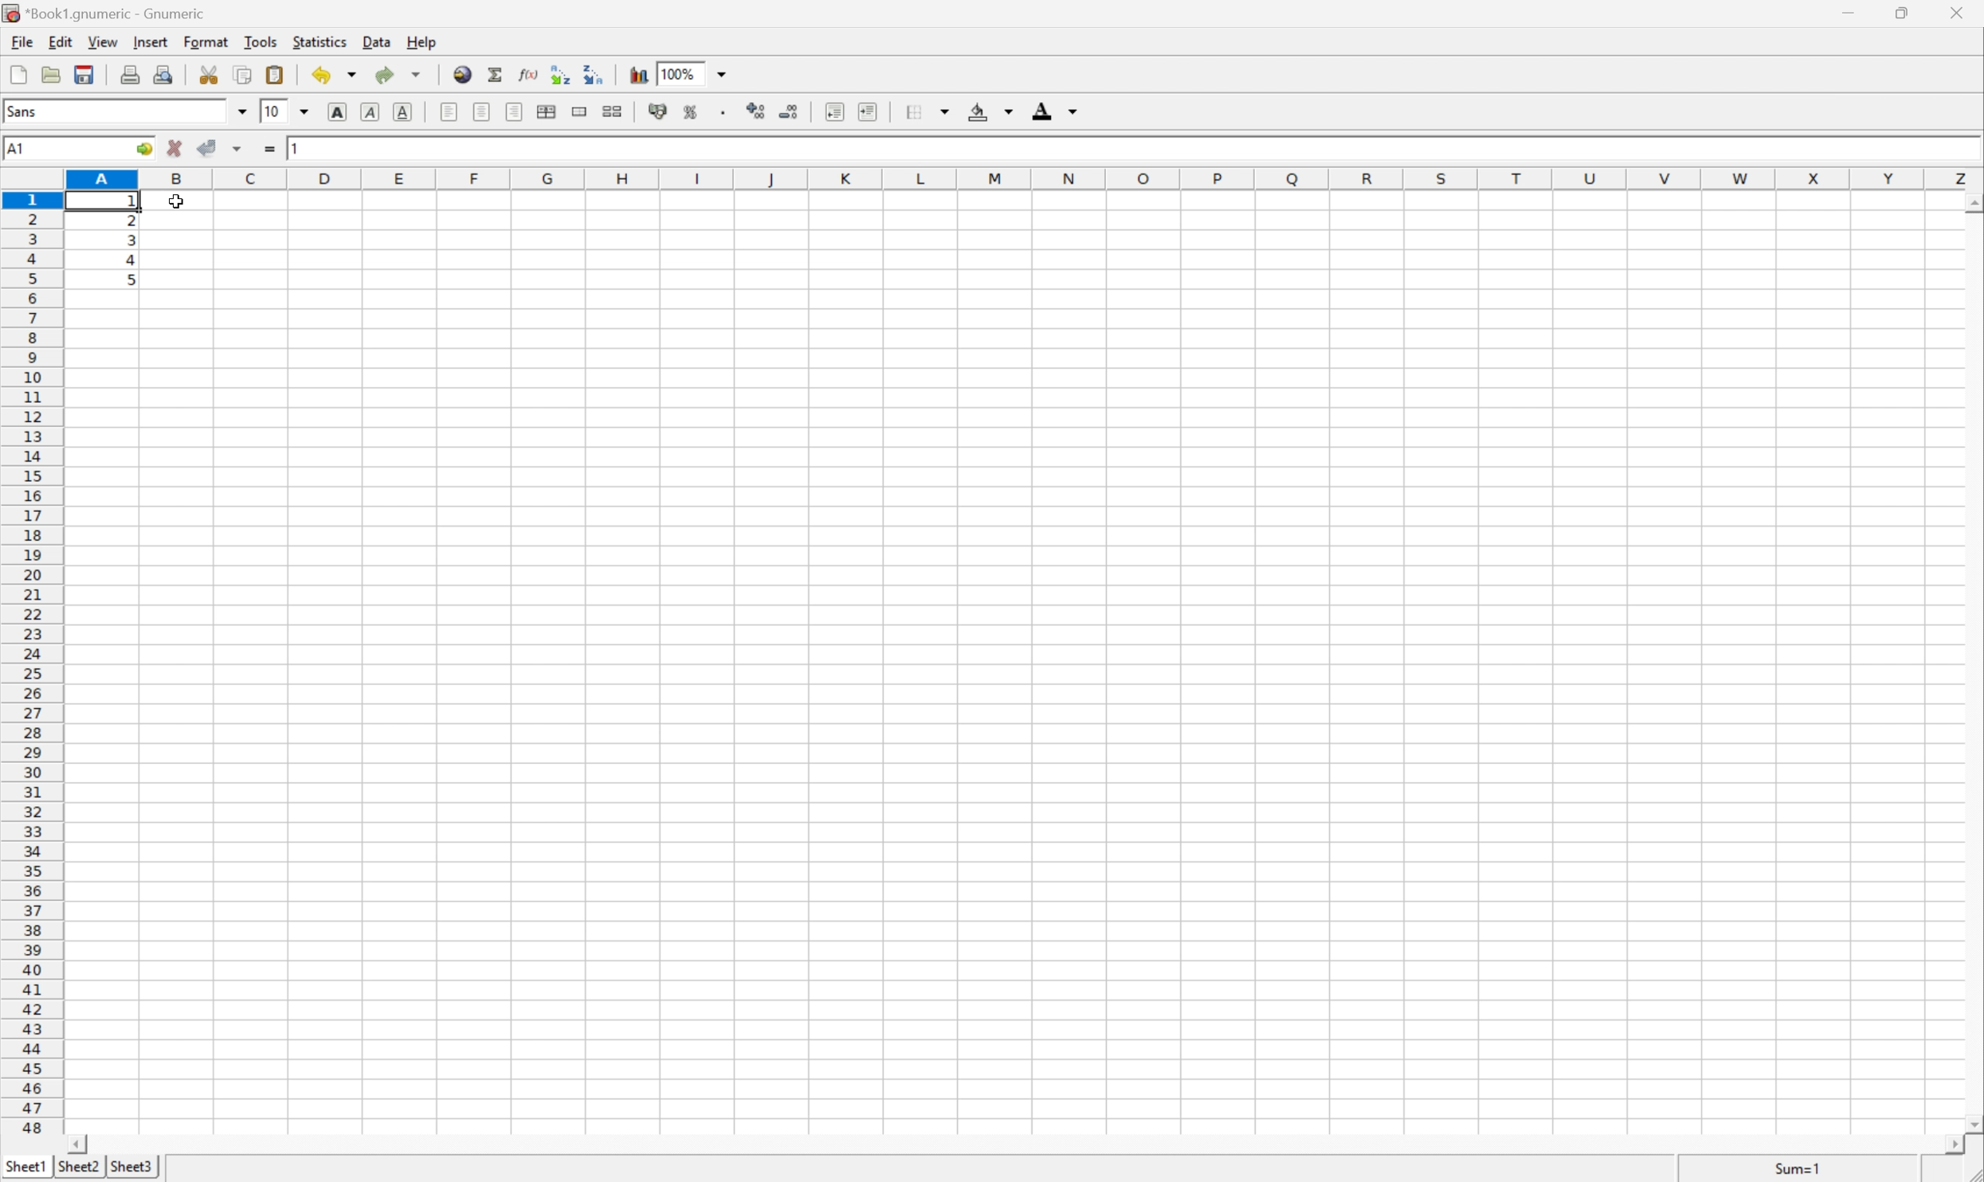 The width and height of the screenshot is (1984, 1182). Describe the element at coordinates (22, 43) in the screenshot. I see `File` at that location.